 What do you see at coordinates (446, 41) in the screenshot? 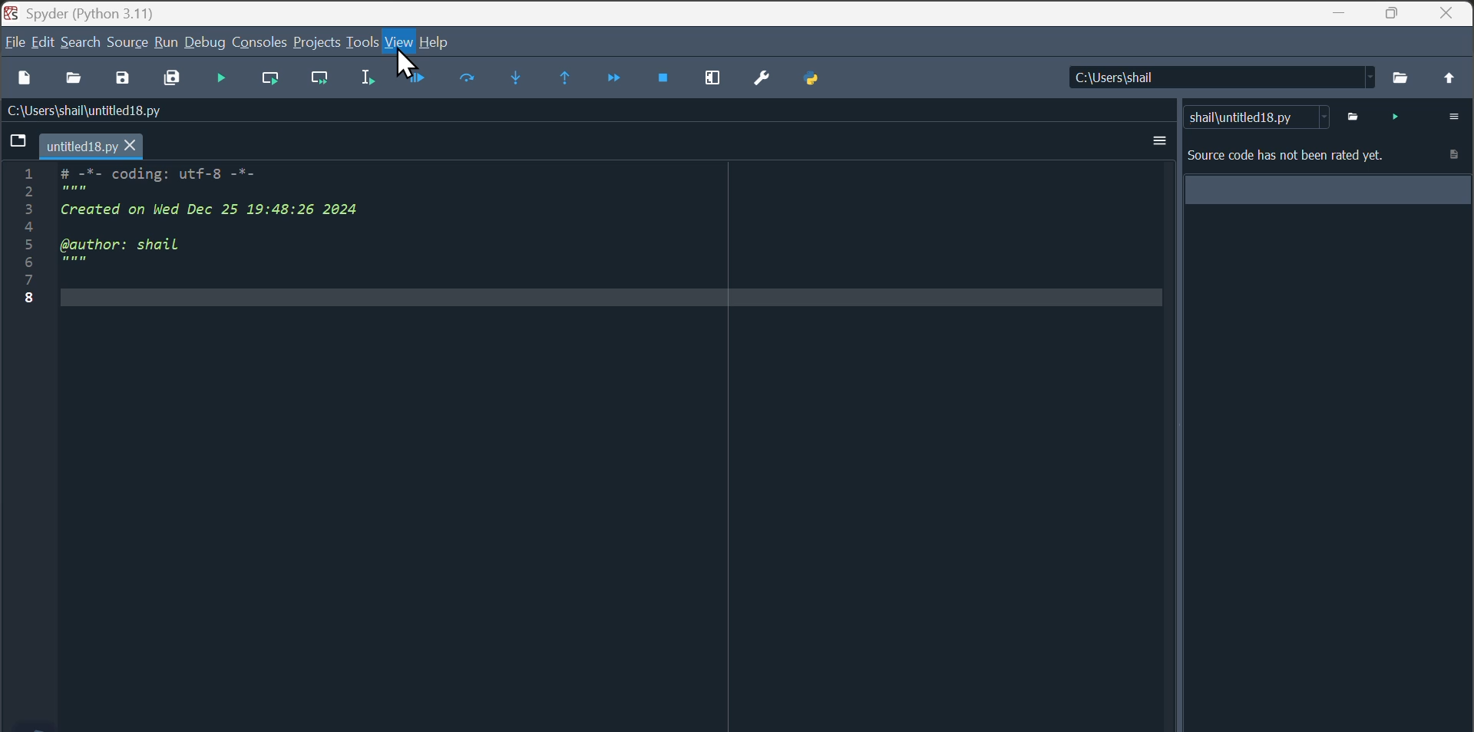
I see `help` at bounding box center [446, 41].